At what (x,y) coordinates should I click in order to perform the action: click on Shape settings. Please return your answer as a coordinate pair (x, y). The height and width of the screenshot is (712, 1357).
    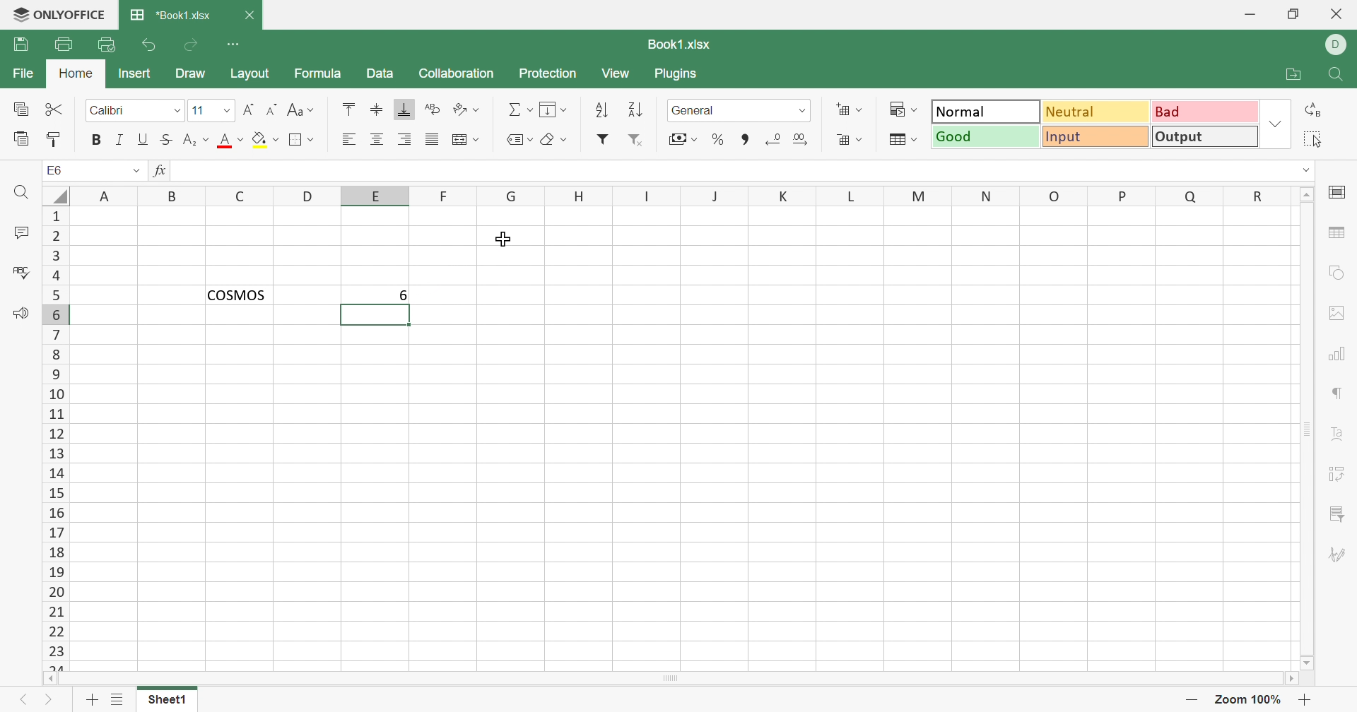
    Looking at the image, I should click on (1340, 275).